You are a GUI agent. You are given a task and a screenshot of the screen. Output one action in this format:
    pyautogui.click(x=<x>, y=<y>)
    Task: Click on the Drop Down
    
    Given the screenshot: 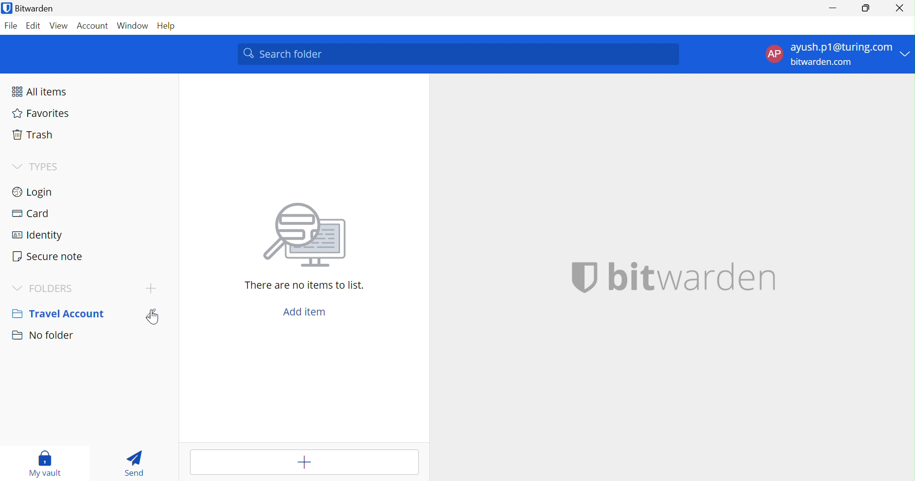 What is the action you would take?
    pyautogui.click(x=18, y=287)
    